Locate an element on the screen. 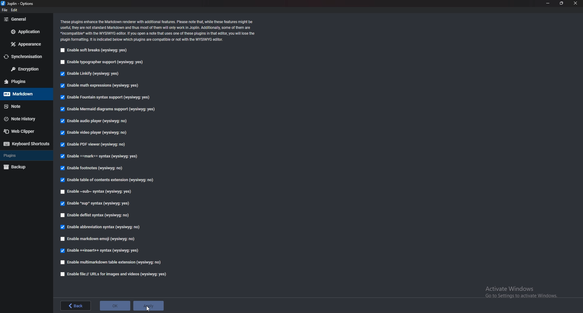 Image resolution: width=583 pixels, height=313 pixels. options is located at coordinates (18, 3).